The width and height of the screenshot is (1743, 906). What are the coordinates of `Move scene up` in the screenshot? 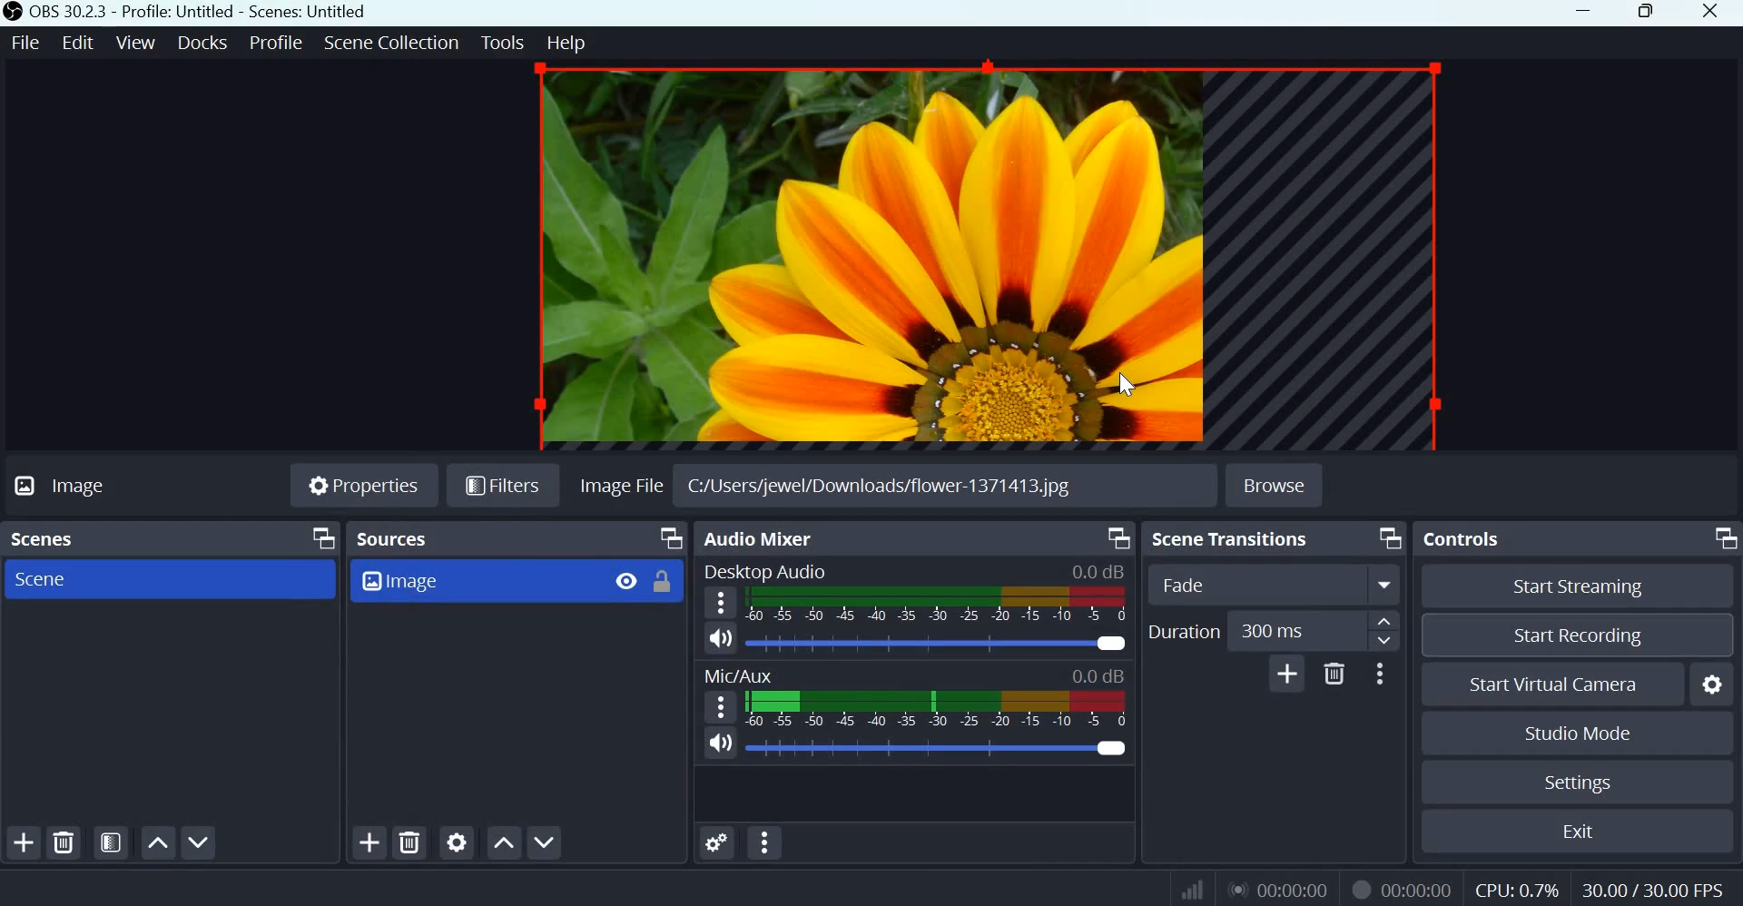 It's located at (159, 842).